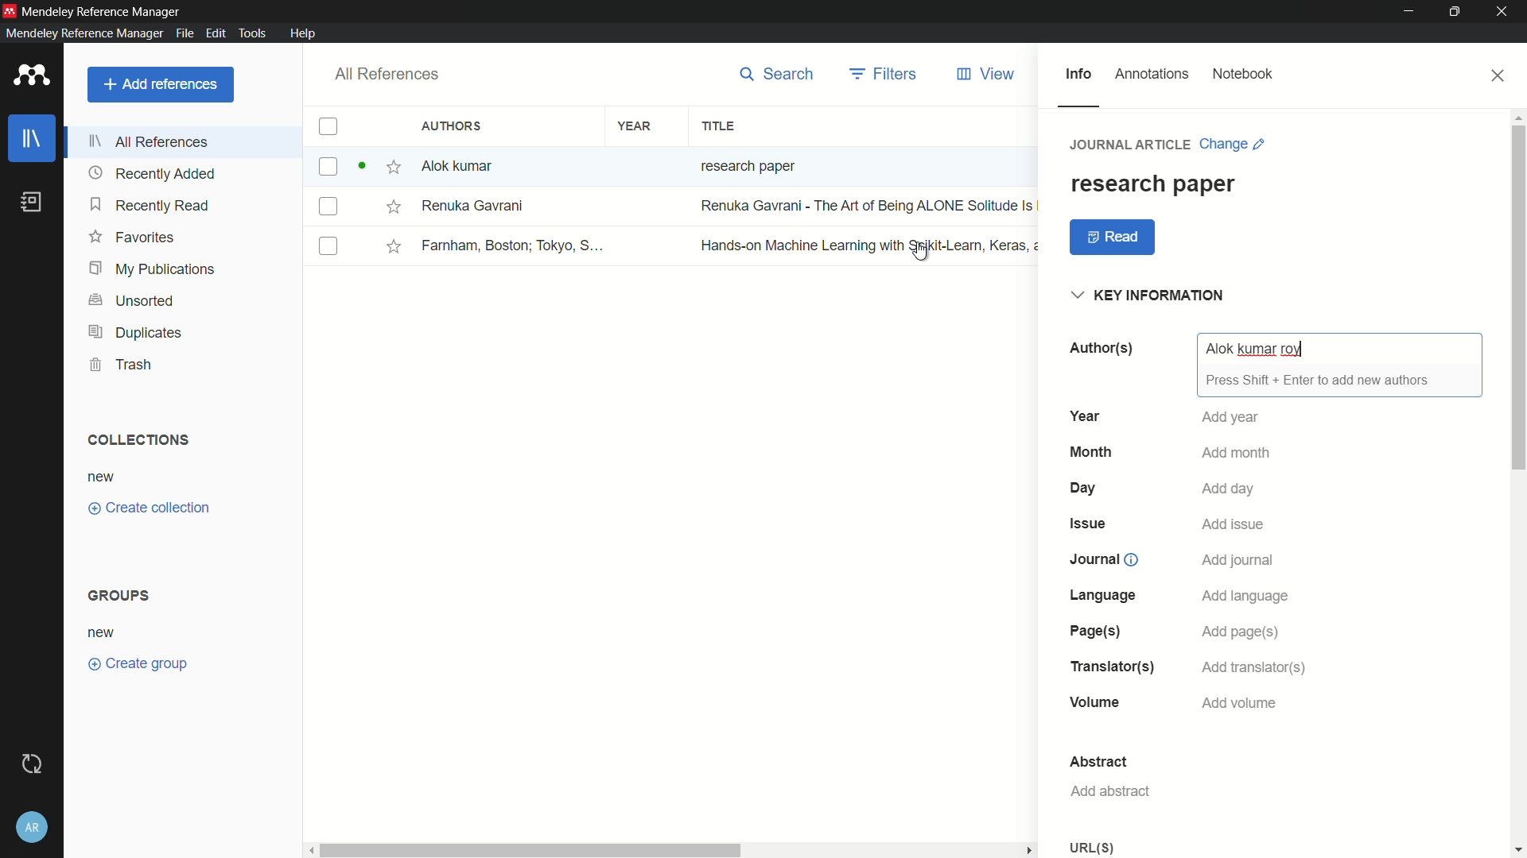 The width and height of the screenshot is (1527, 858). I want to click on abstract, so click(1099, 760).